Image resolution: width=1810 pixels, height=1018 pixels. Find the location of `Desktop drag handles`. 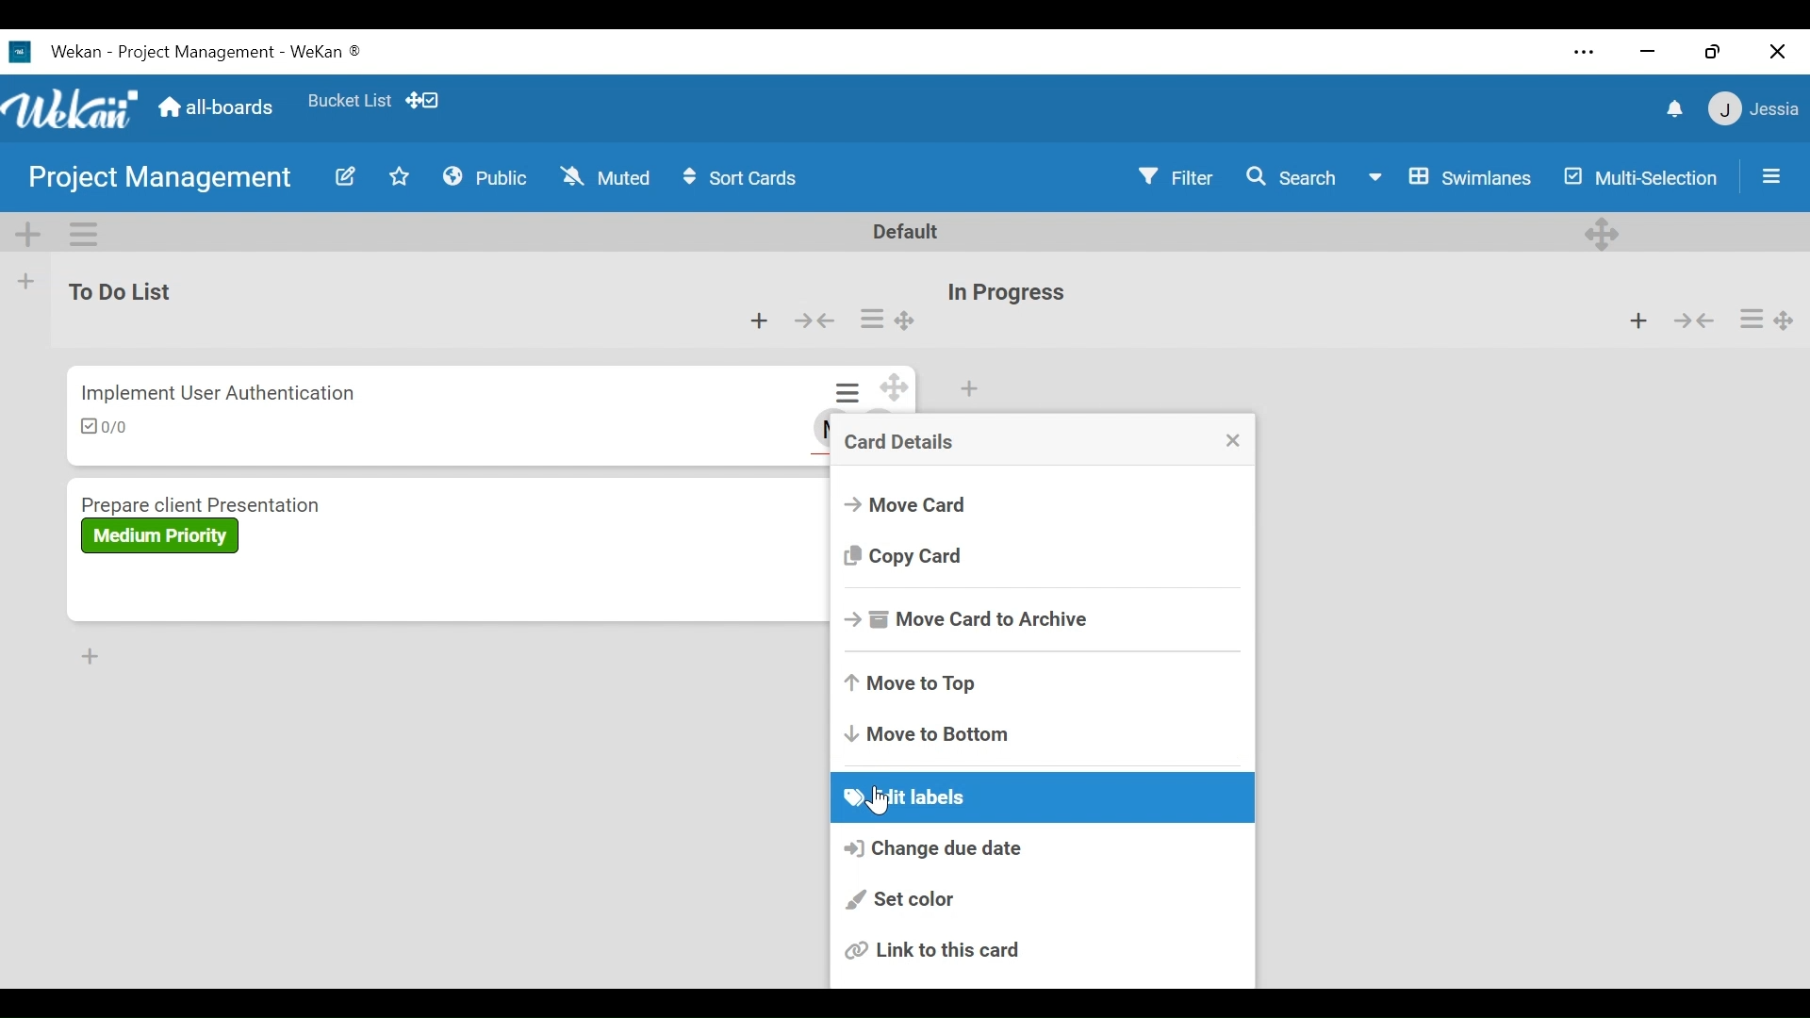

Desktop drag handles is located at coordinates (1789, 320).